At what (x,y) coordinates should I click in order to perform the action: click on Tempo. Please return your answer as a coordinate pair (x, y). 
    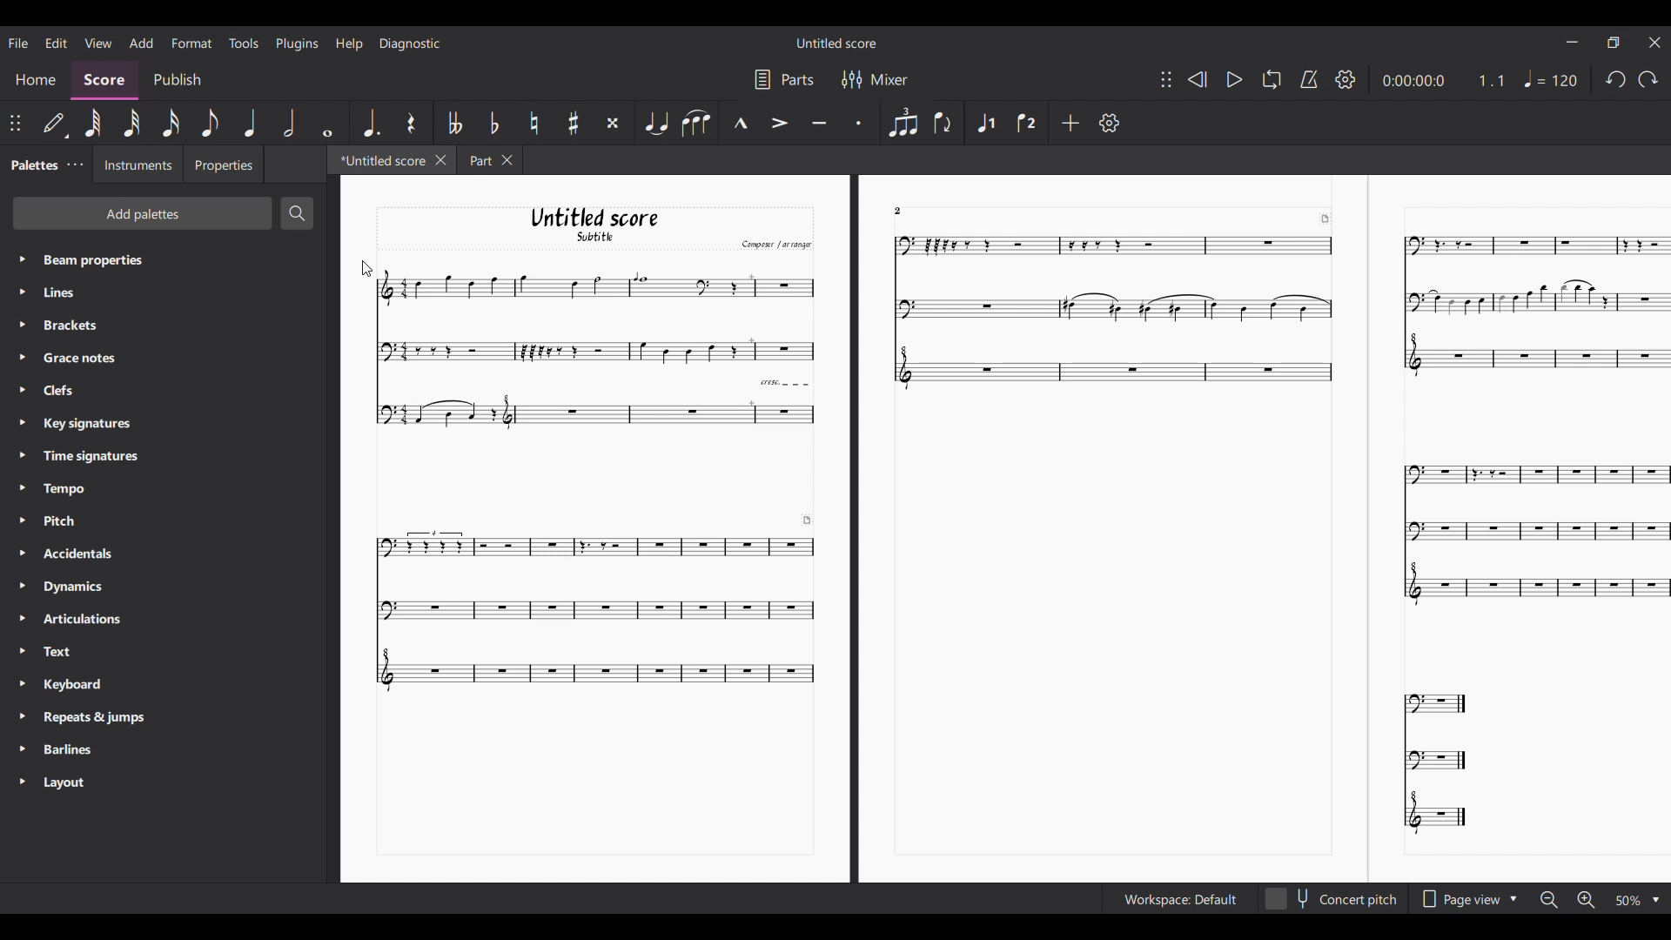
    Looking at the image, I should click on (77, 487).